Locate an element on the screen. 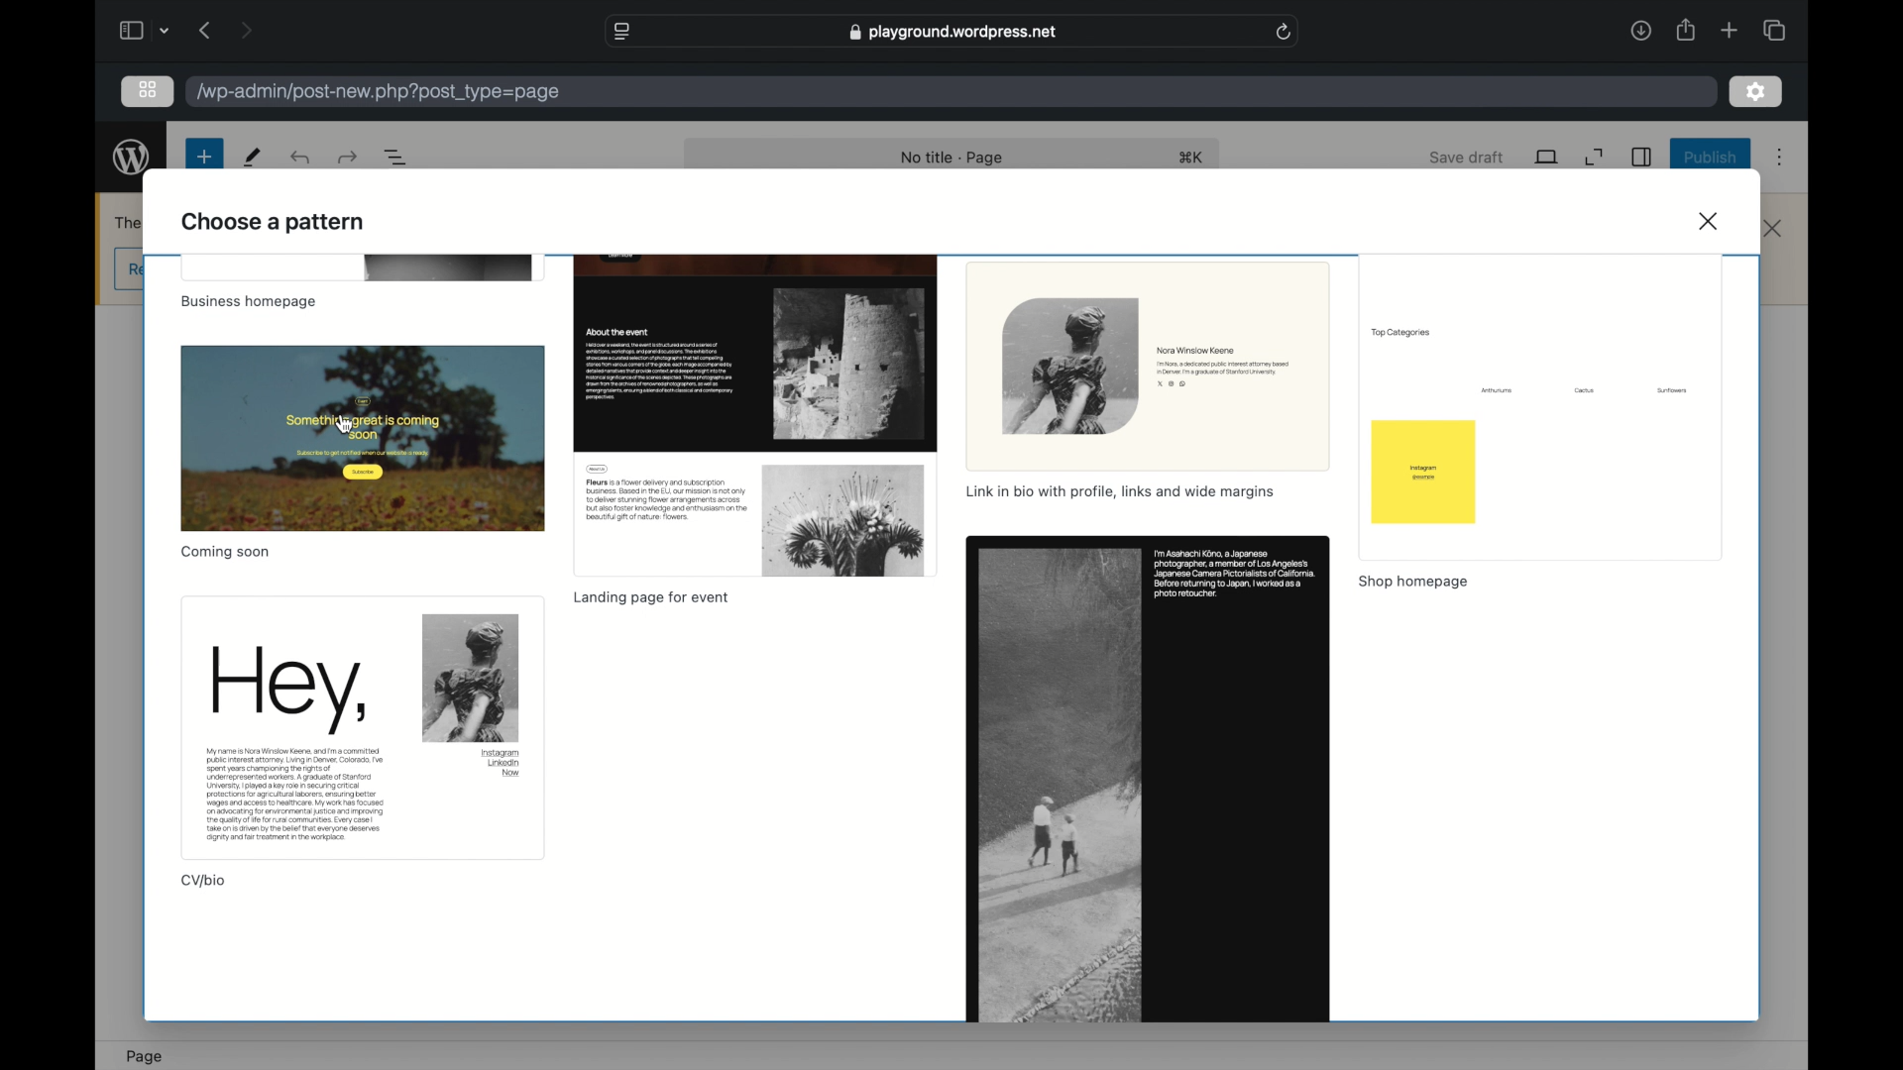 This screenshot has width=1903, height=1070. next page is located at coordinates (246, 30).